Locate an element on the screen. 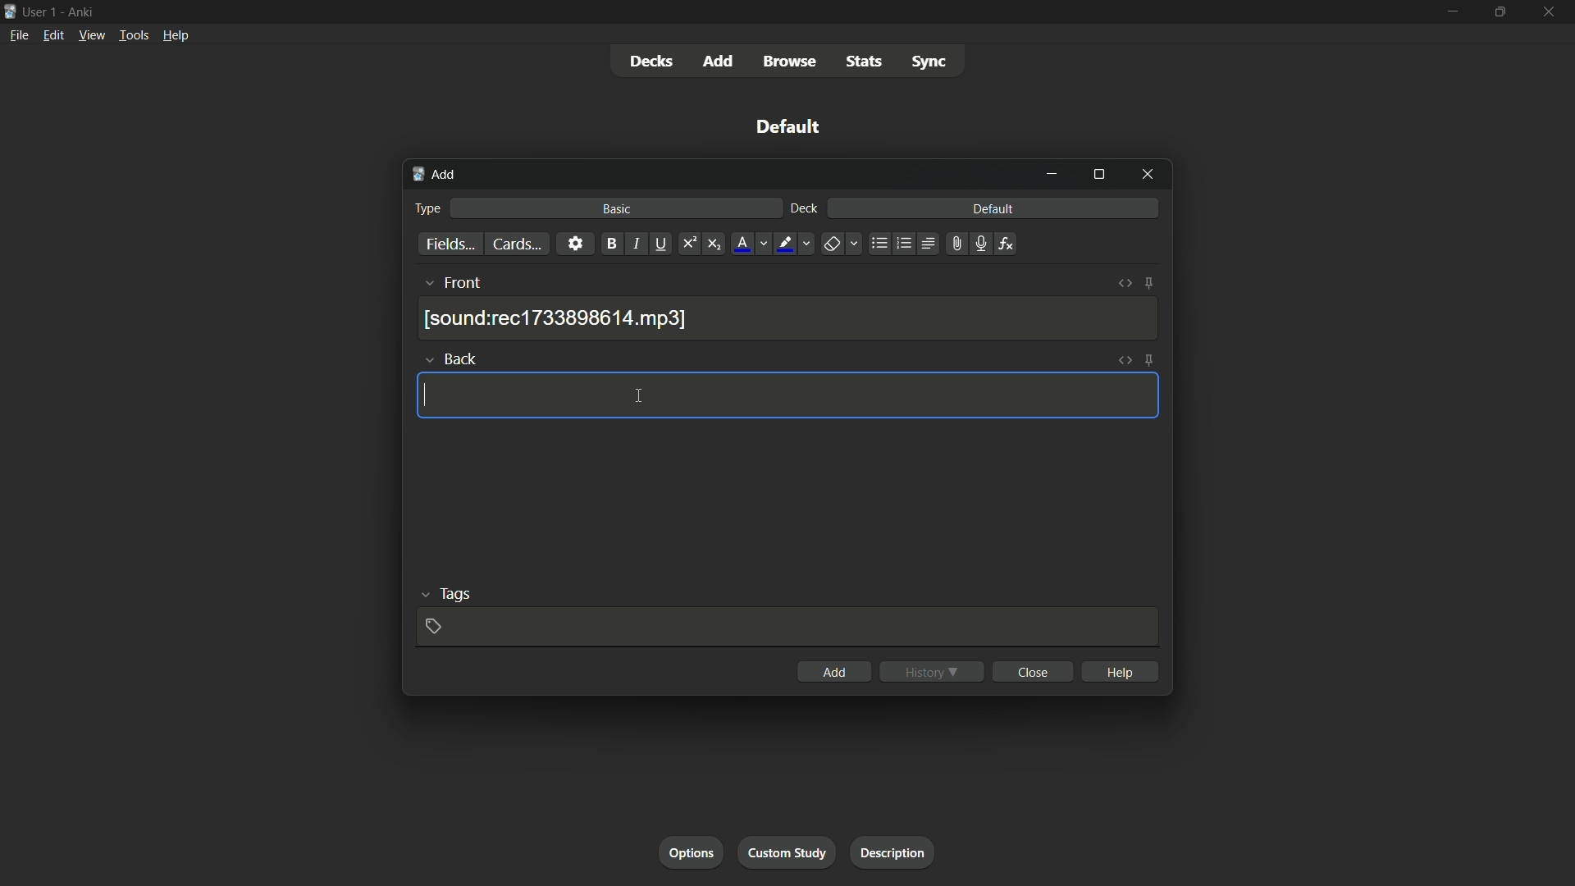 The height and width of the screenshot is (886, 1575). stats is located at coordinates (868, 62).